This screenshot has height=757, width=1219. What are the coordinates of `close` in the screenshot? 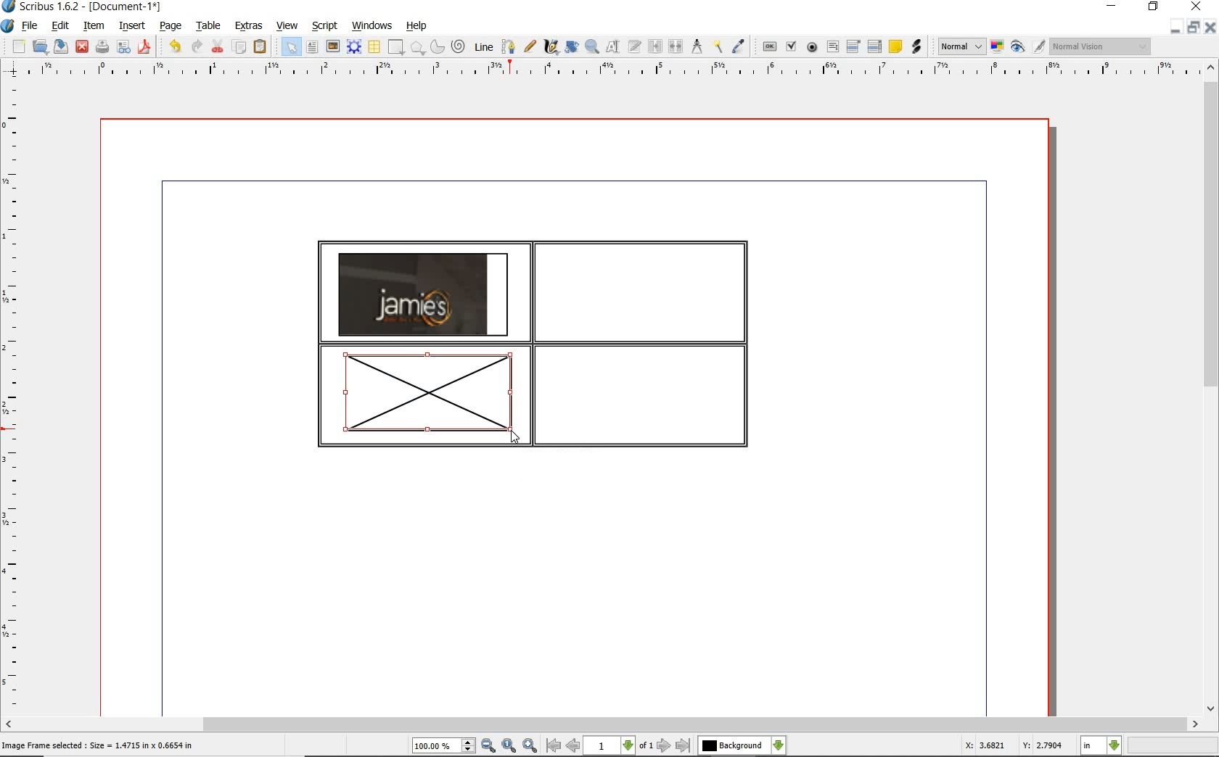 It's located at (81, 46).